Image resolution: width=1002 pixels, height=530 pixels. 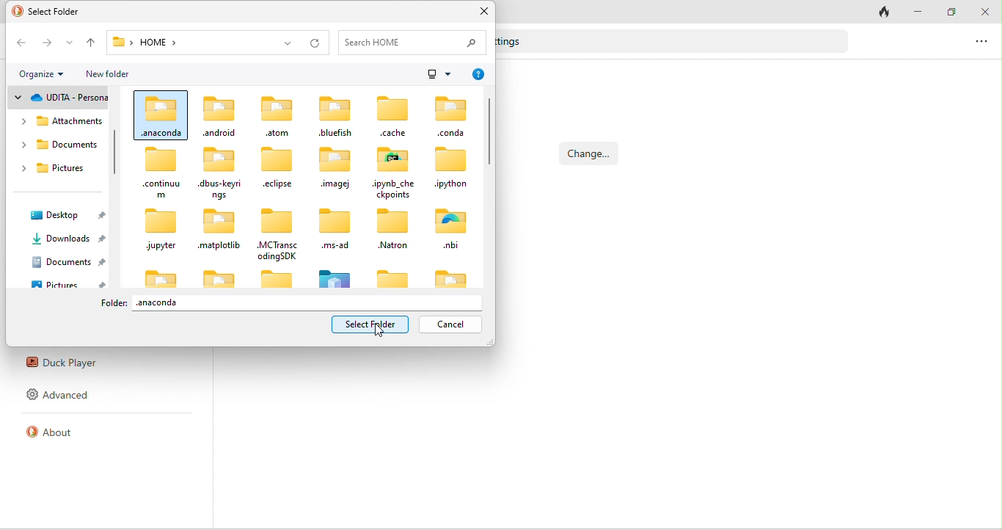 What do you see at coordinates (918, 11) in the screenshot?
I see `minimize` at bounding box center [918, 11].